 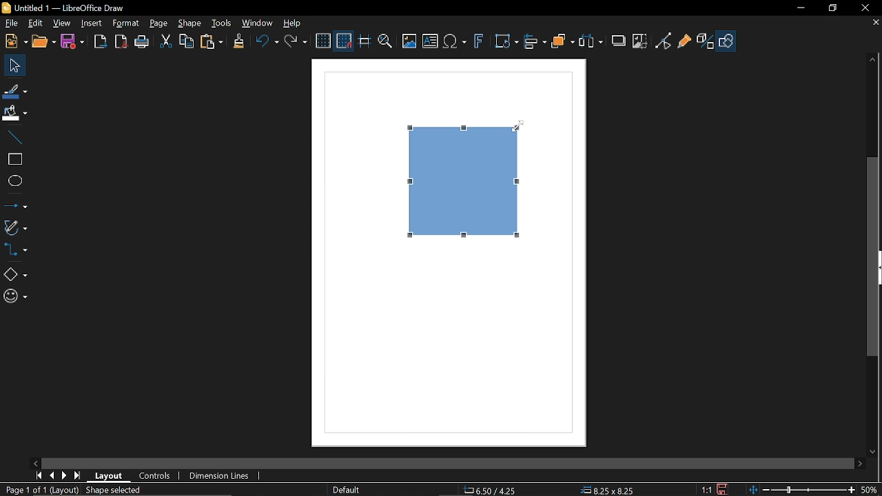 I want to click on Vertical scrollbar, so click(x=874, y=258).